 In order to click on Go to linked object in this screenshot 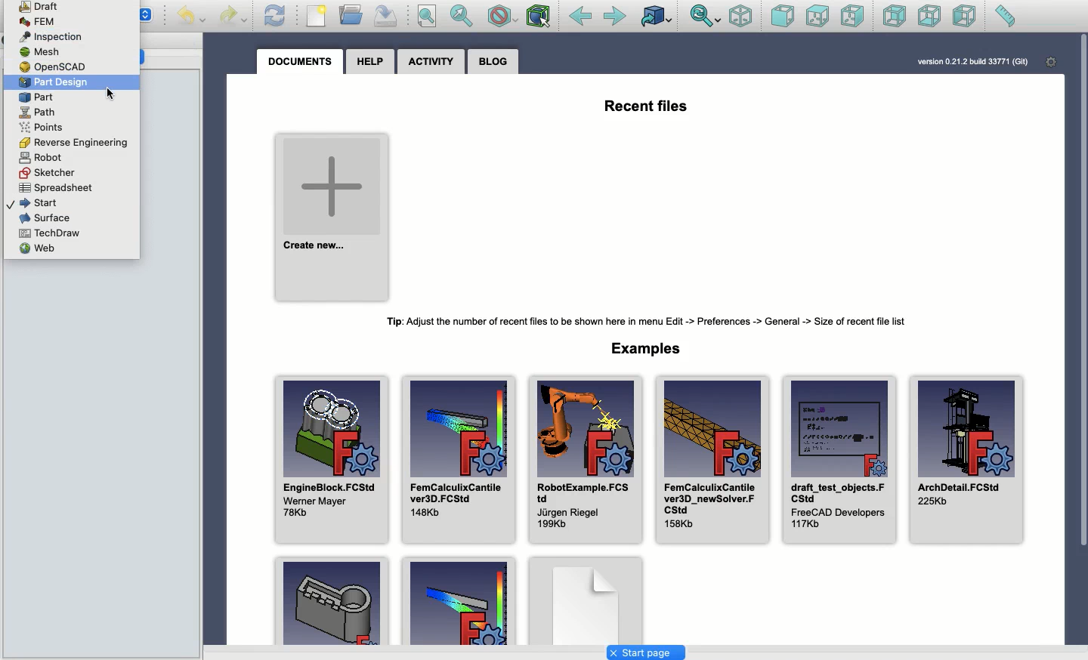, I will do `click(657, 17)`.